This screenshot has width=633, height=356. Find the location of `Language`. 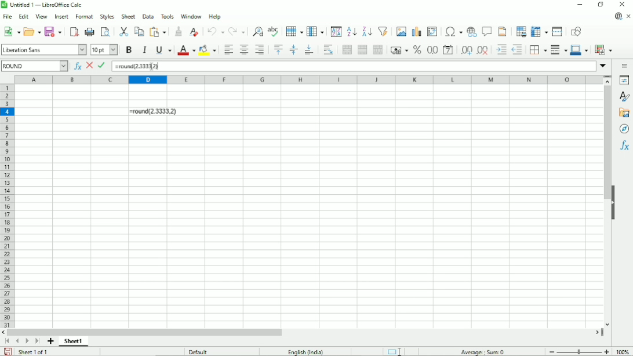

Language is located at coordinates (306, 351).